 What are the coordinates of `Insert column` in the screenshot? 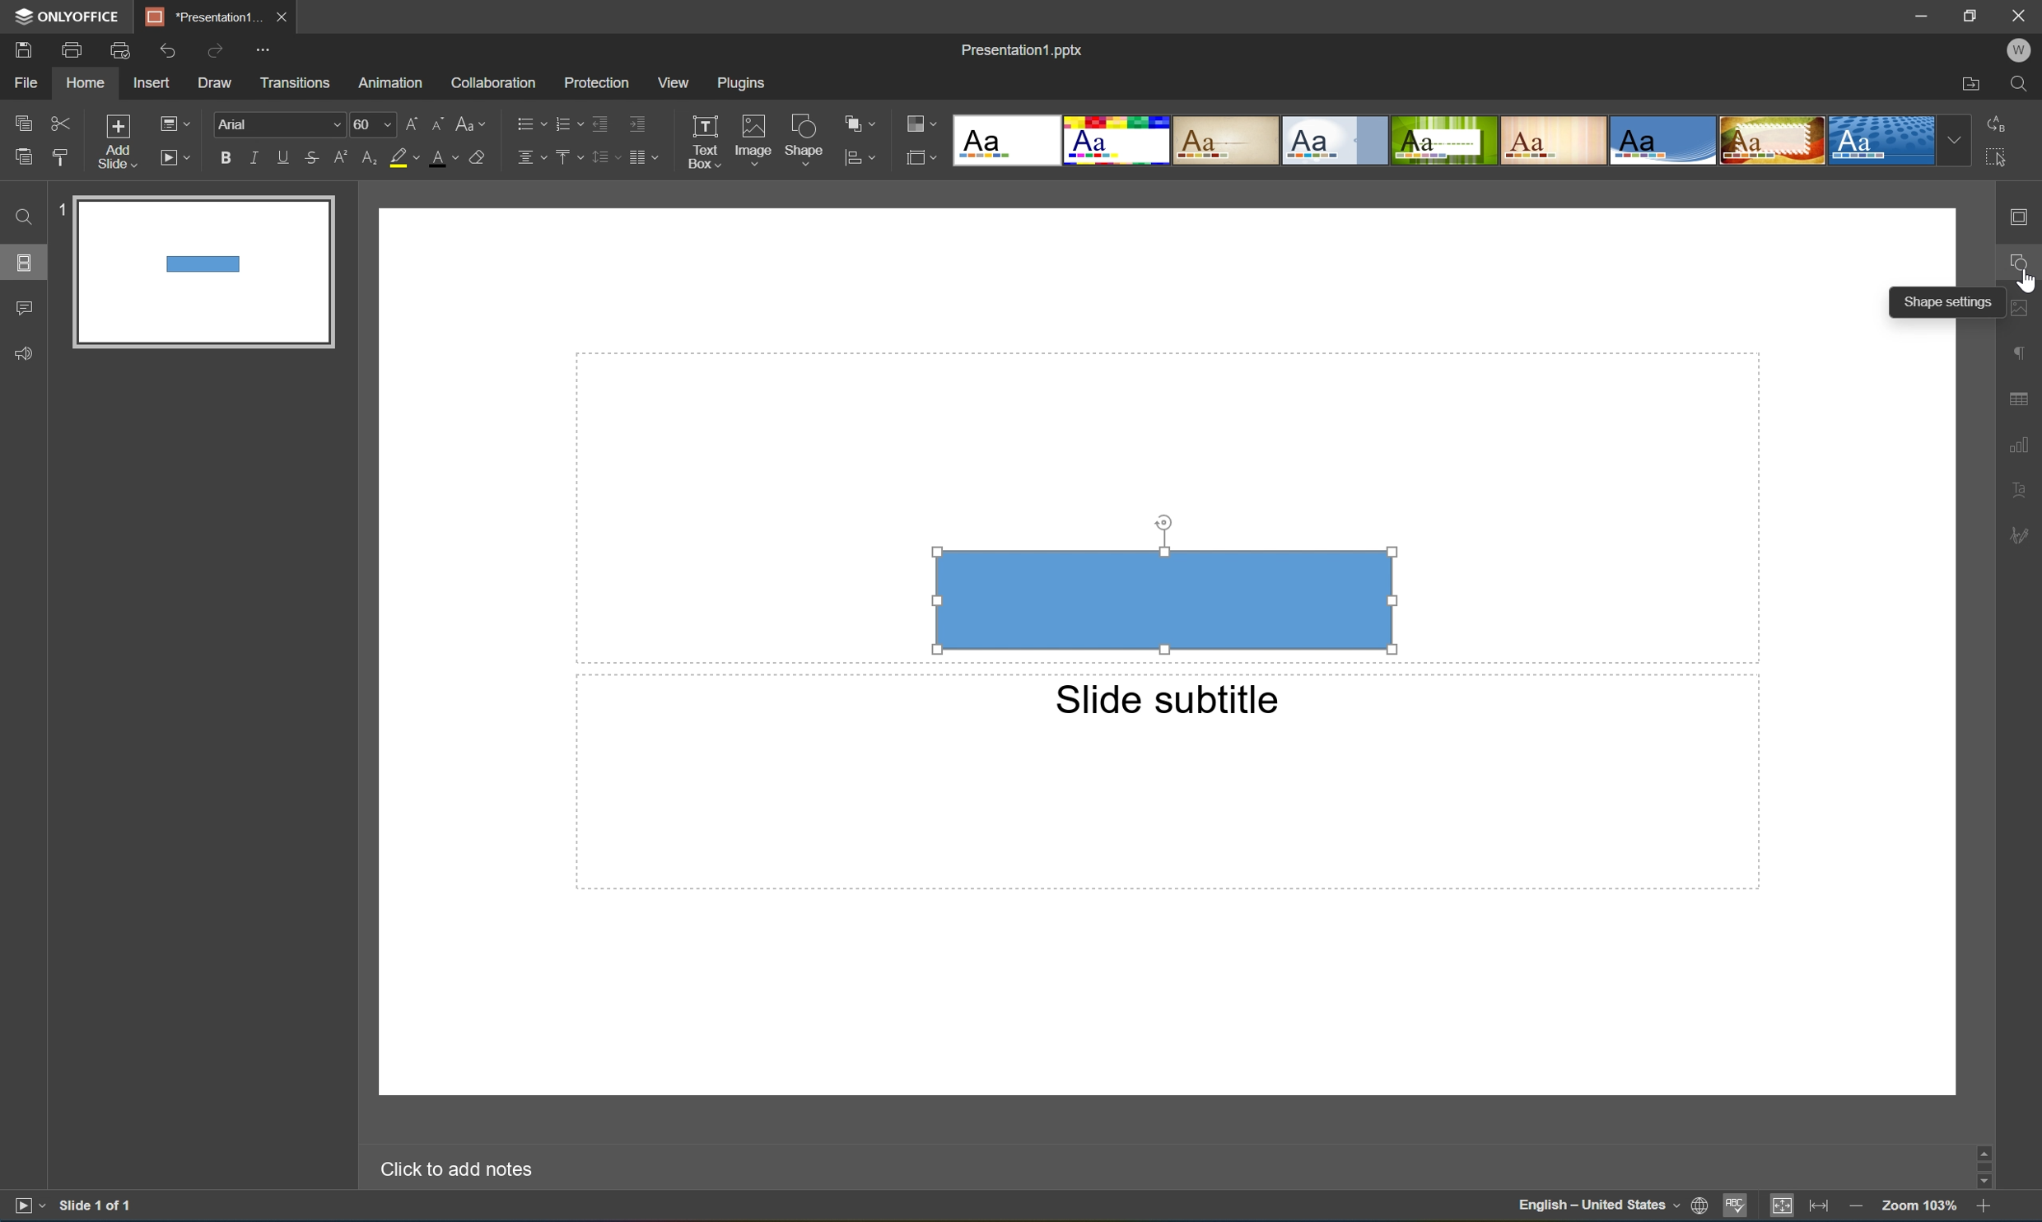 It's located at (649, 156).